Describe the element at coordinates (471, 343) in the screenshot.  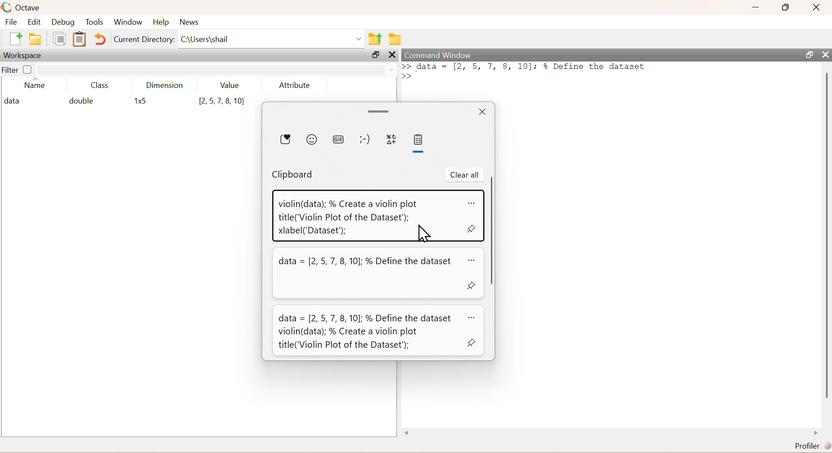
I see `pin` at that location.